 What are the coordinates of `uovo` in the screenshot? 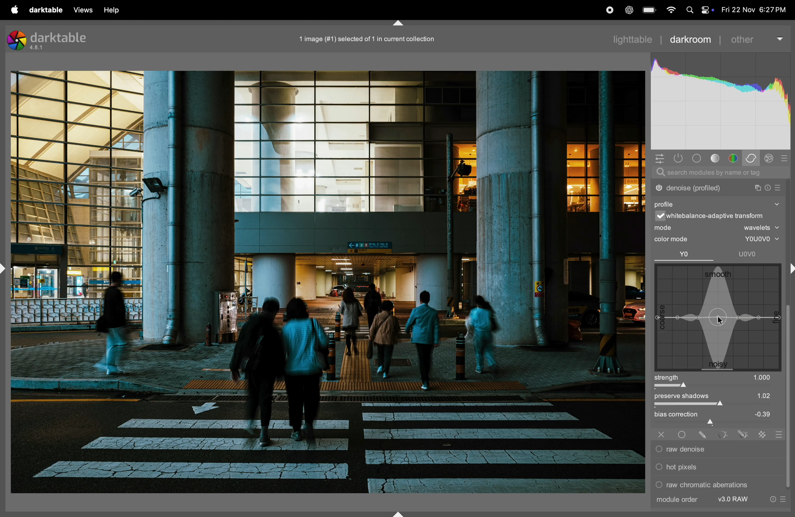 It's located at (743, 255).